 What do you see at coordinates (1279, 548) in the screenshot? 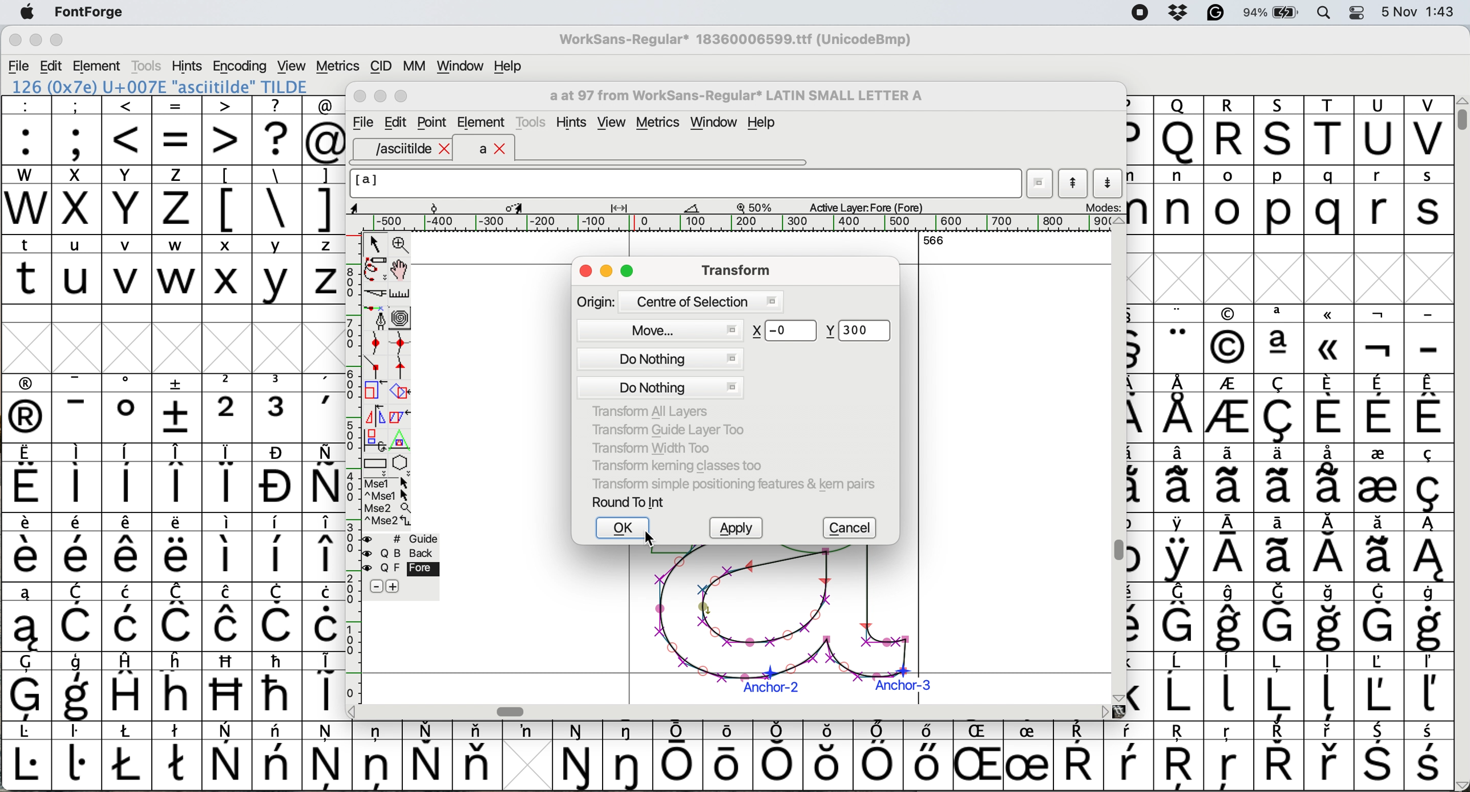
I see `symbol` at bounding box center [1279, 548].